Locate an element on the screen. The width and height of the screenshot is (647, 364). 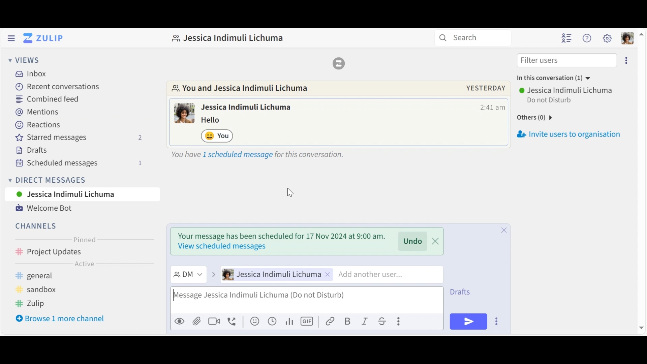
User is located at coordinates (83, 195).